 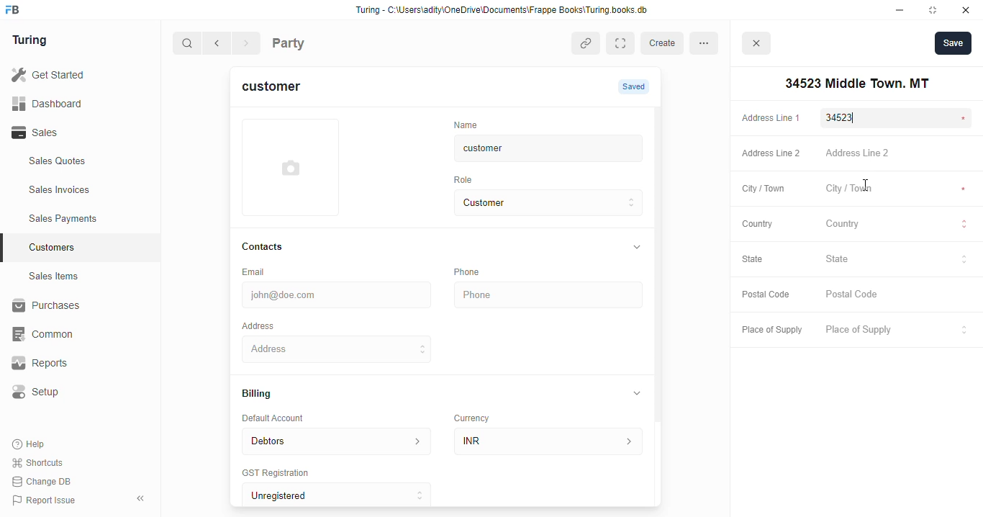 I want to click on Dashboard, so click(x=68, y=103).